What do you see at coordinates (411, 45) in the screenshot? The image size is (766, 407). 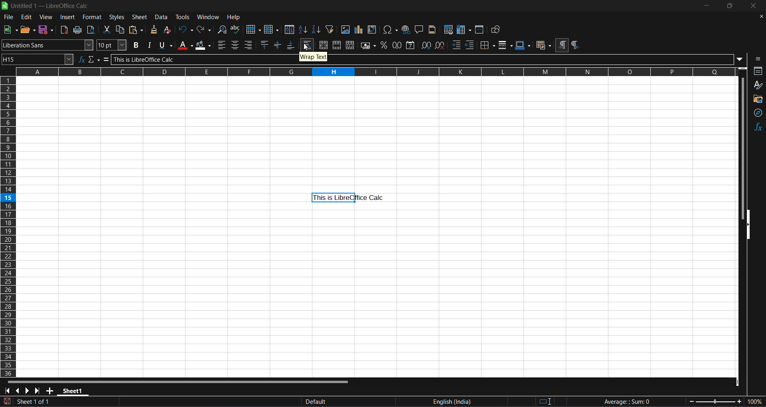 I see `format as date` at bounding box center [411, 45].